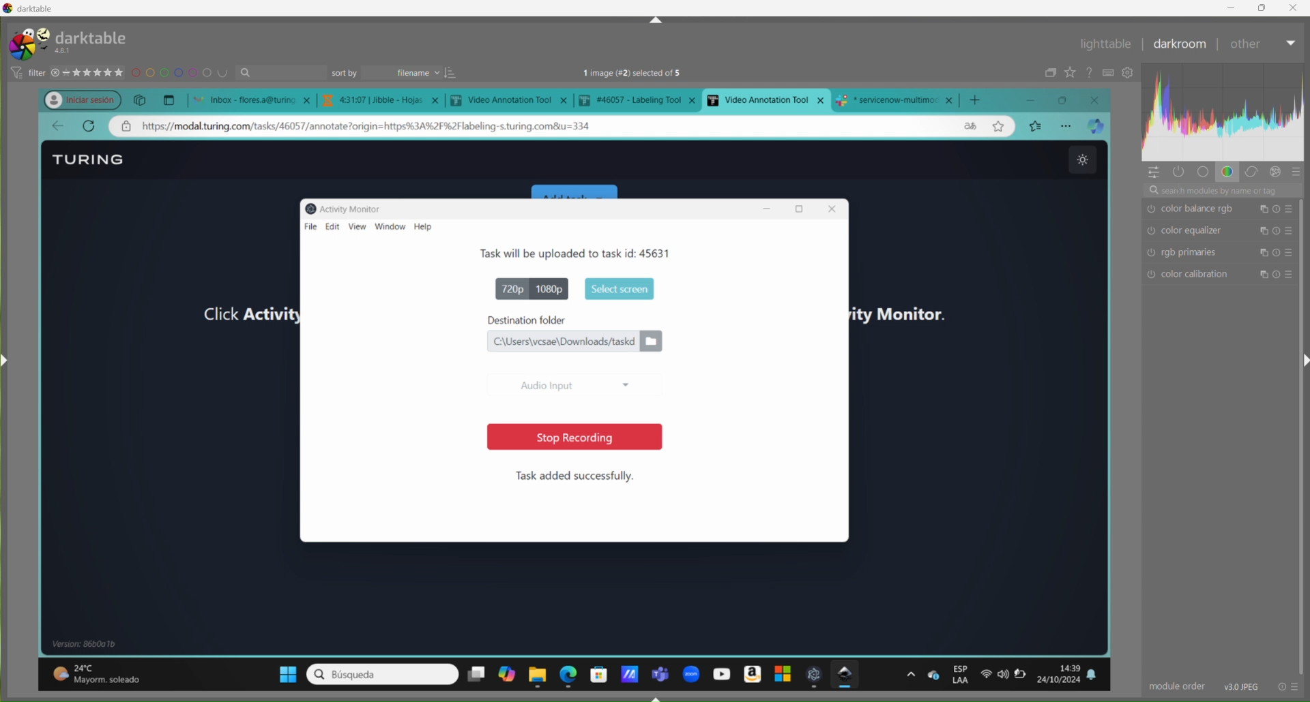 Image resolution: width=1310 pixels, height=702 pixels. I want to click on add new tab, so click(980, 97).